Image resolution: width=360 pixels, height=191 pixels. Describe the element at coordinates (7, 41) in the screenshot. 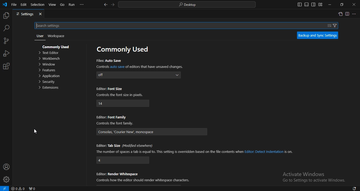

I see `source control` at that location.